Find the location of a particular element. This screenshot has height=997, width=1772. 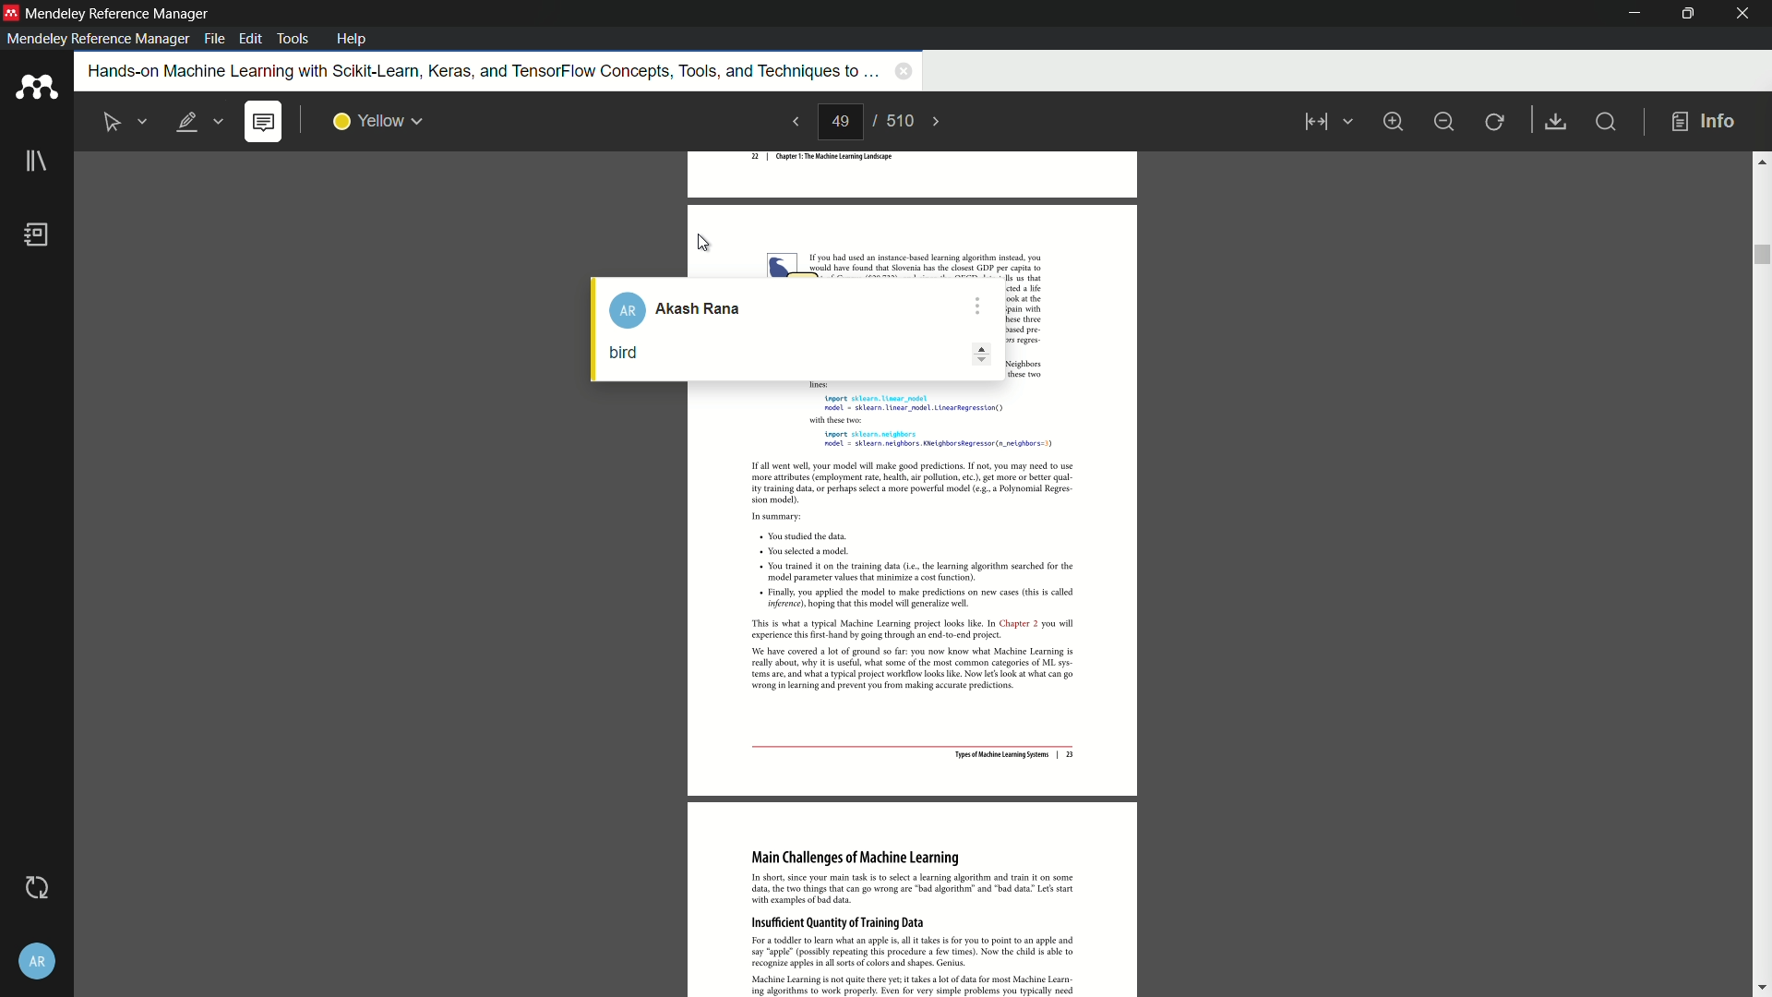

zoom in is located at coordinates (1394, 120).